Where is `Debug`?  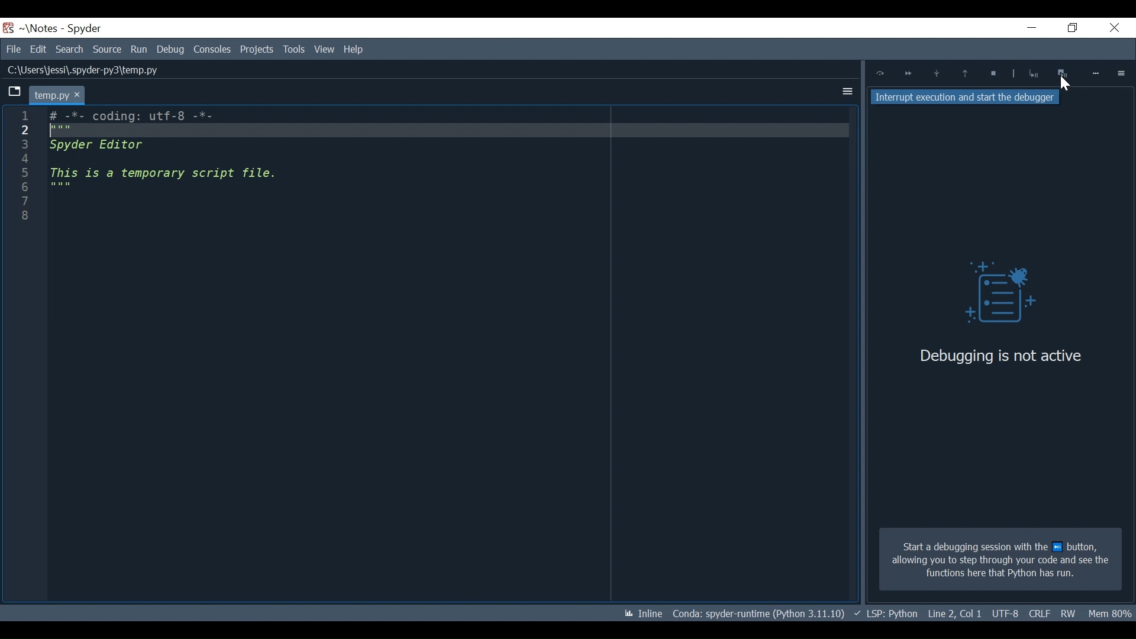
Debug is located at coordinates (991, 295).